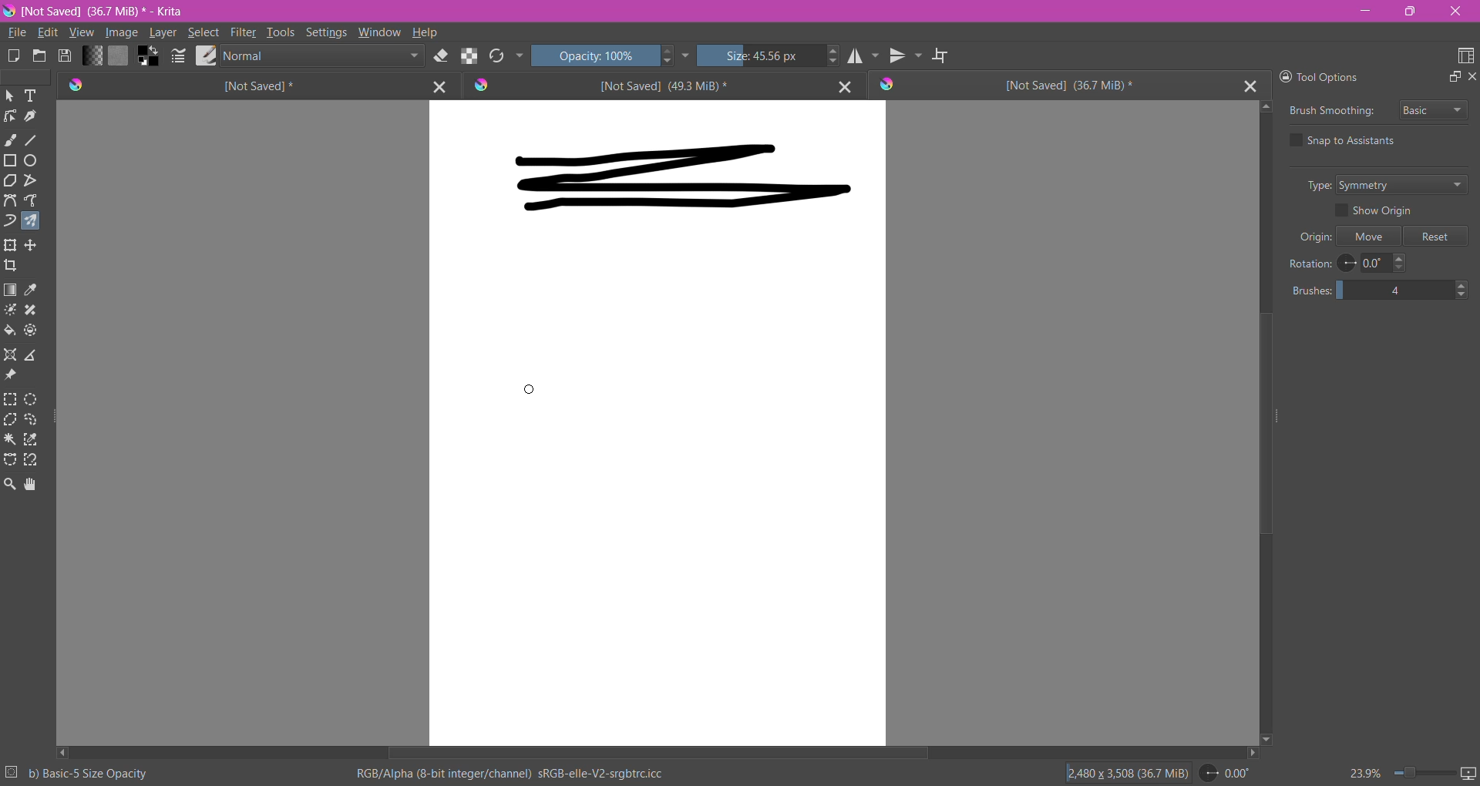 This screenshot has height=786, width=1480. What do you see at coordinates (1465, 56) in the screenshot?
I see `Choose Workspace` at bounding box center [1465, 56].